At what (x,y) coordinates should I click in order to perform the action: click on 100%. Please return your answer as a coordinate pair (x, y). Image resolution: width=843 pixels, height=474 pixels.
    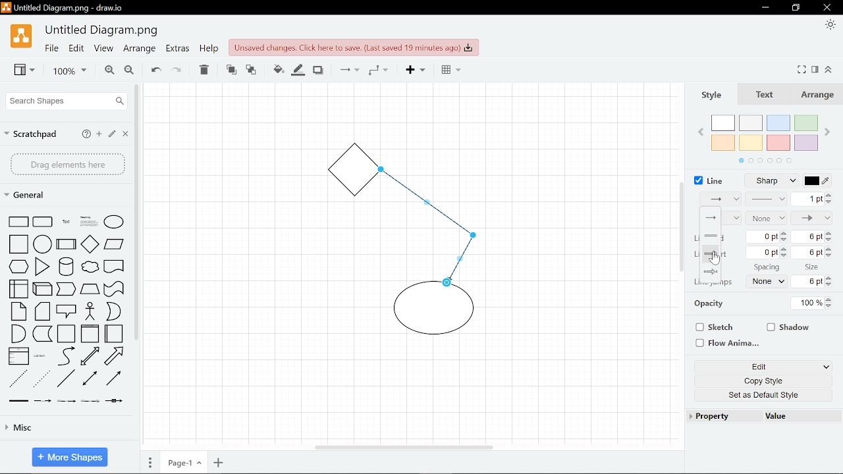
    Looking at the image, I should click on (809, 302).